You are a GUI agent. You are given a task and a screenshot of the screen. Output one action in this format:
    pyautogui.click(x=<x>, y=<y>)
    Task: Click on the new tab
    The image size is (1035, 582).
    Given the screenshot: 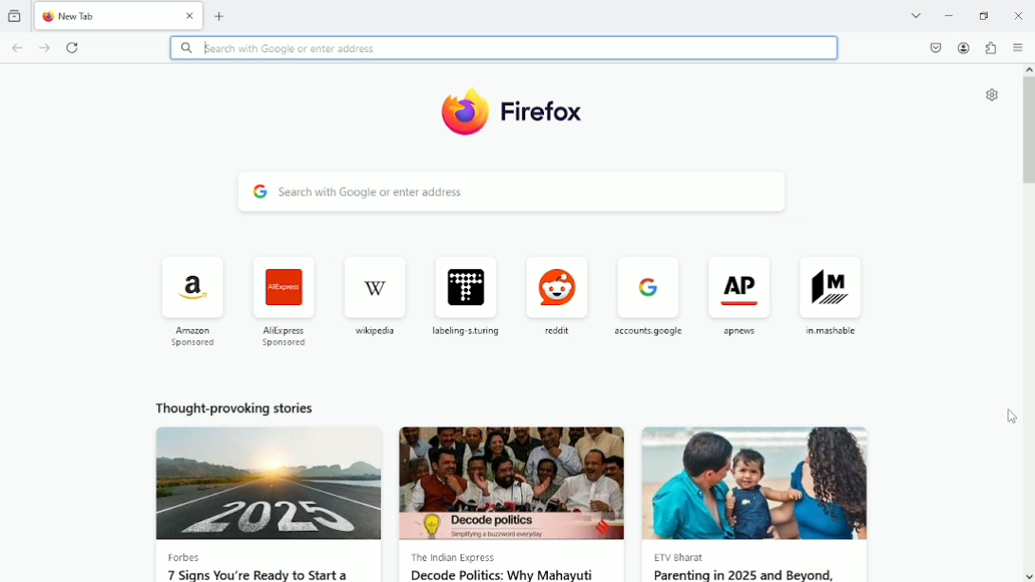 What is the action you would take?
    pyautogui.click(x=220, y=15)
    